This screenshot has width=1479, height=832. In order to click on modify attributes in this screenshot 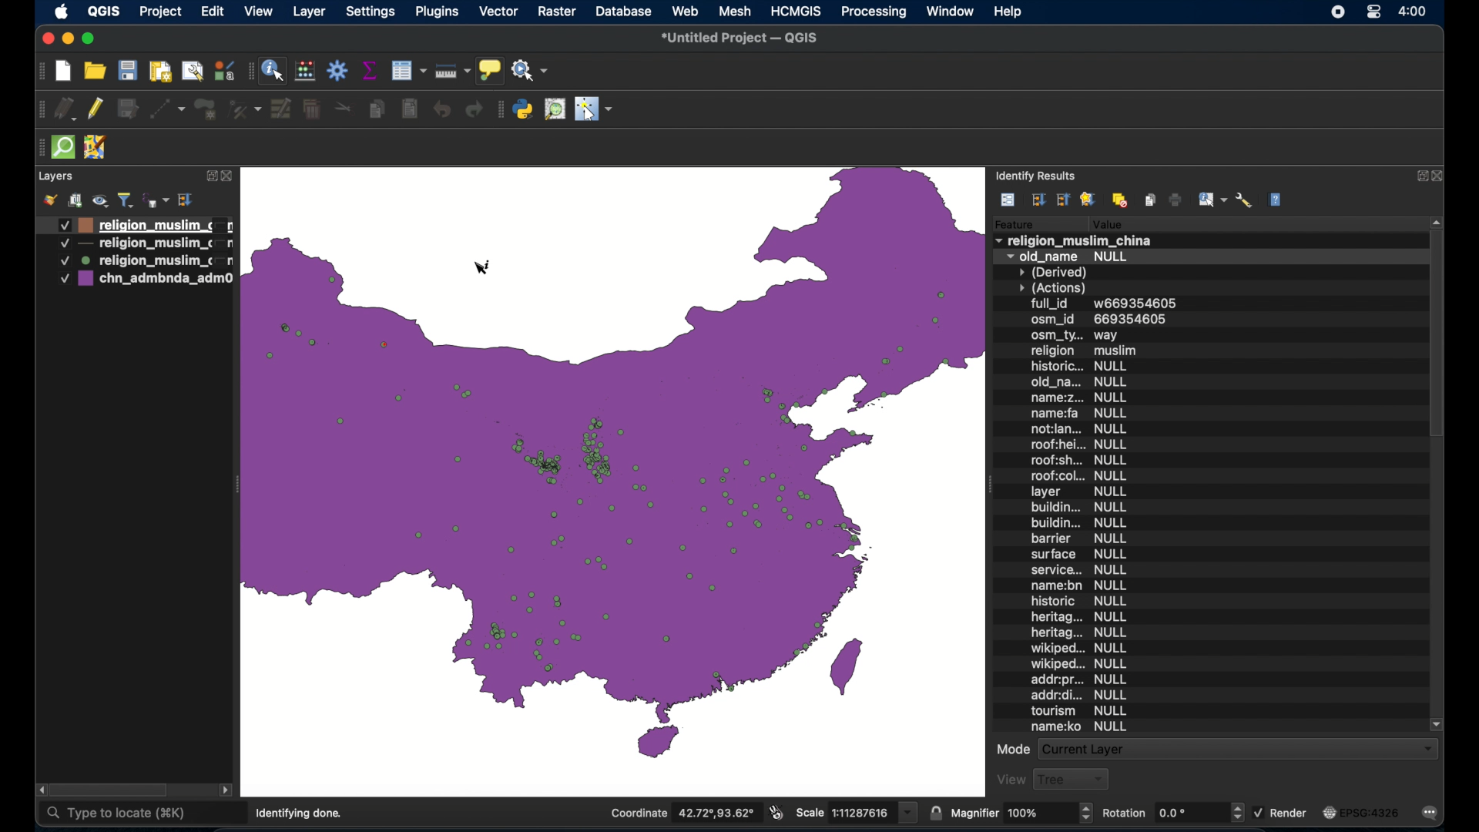, I will do `click(281, 109)`.